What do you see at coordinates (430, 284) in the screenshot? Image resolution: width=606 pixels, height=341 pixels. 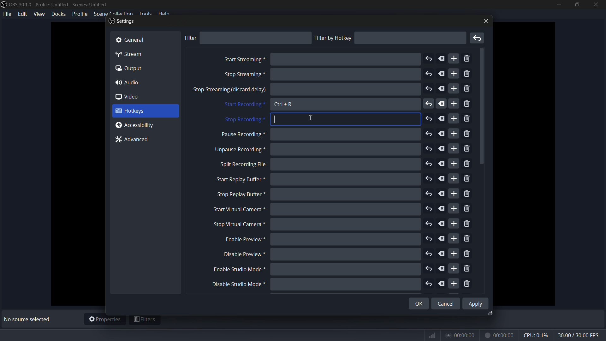 I see `undo` at bounding box center [430, 284].